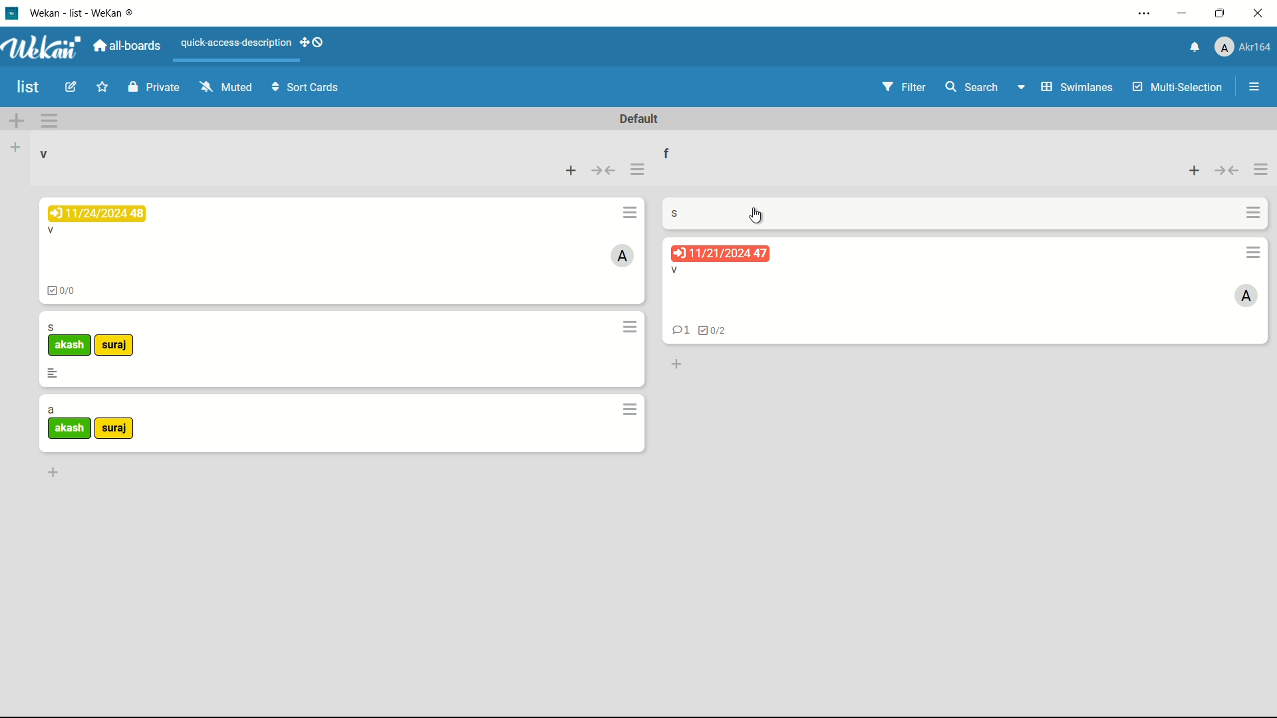  Describe the element at coordinates (1258, 15) in the screenshot. I see `close app` at that location.